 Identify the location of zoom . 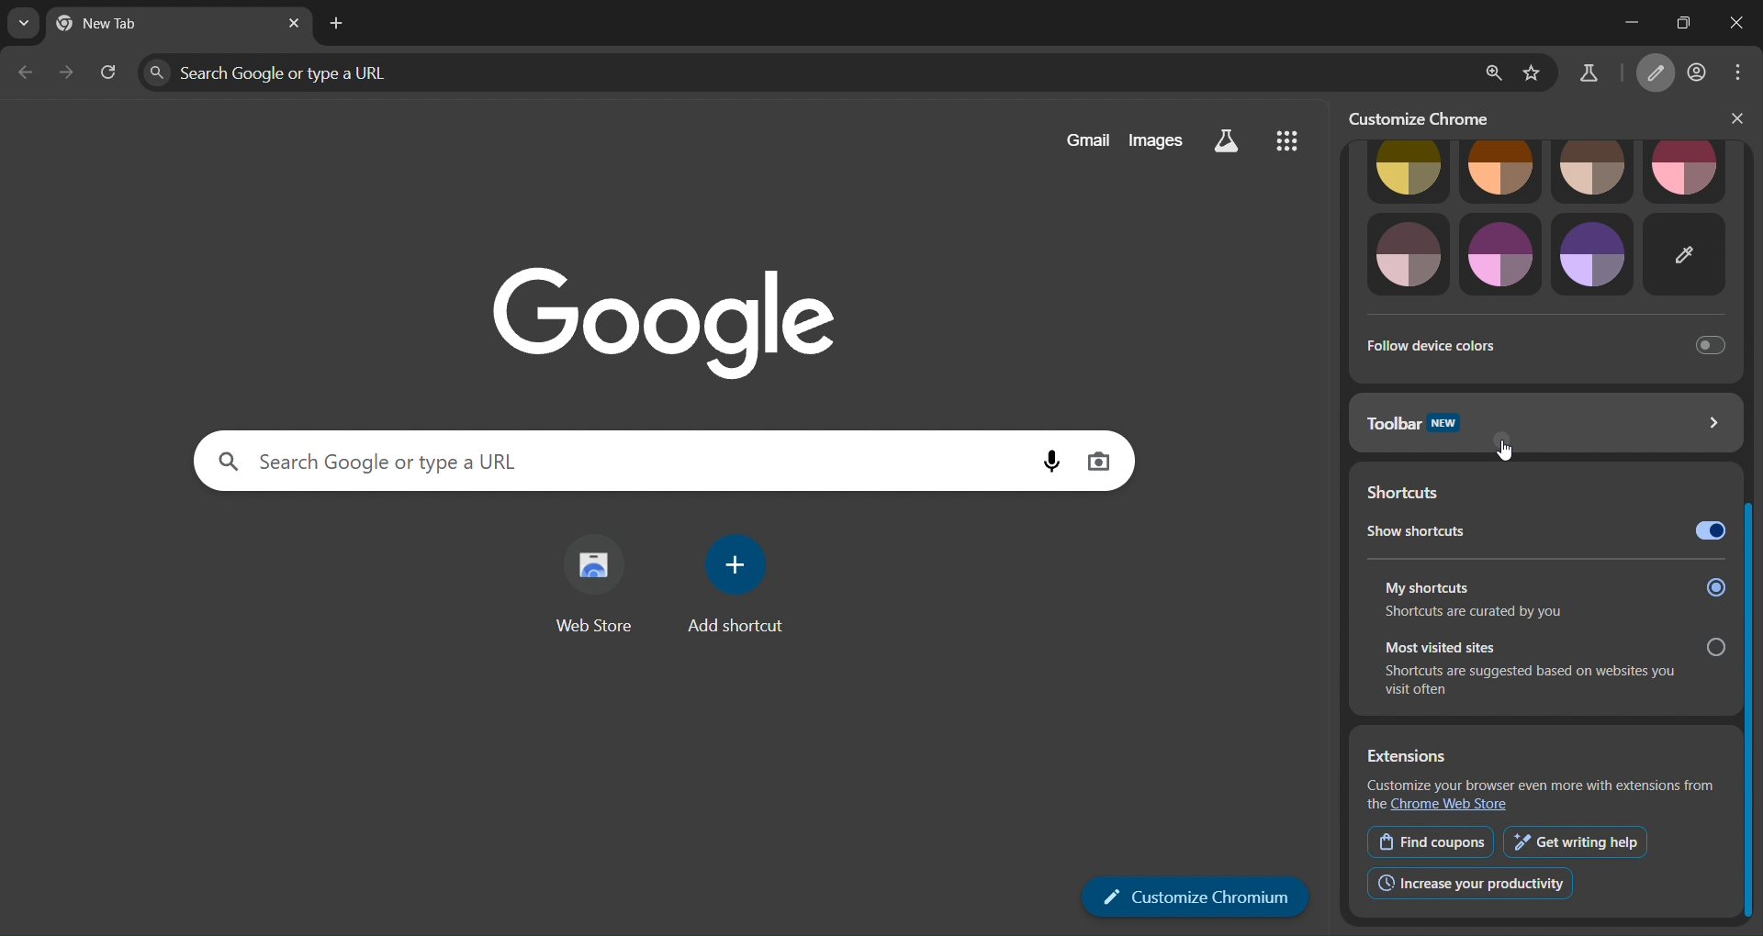
(1491, 72).